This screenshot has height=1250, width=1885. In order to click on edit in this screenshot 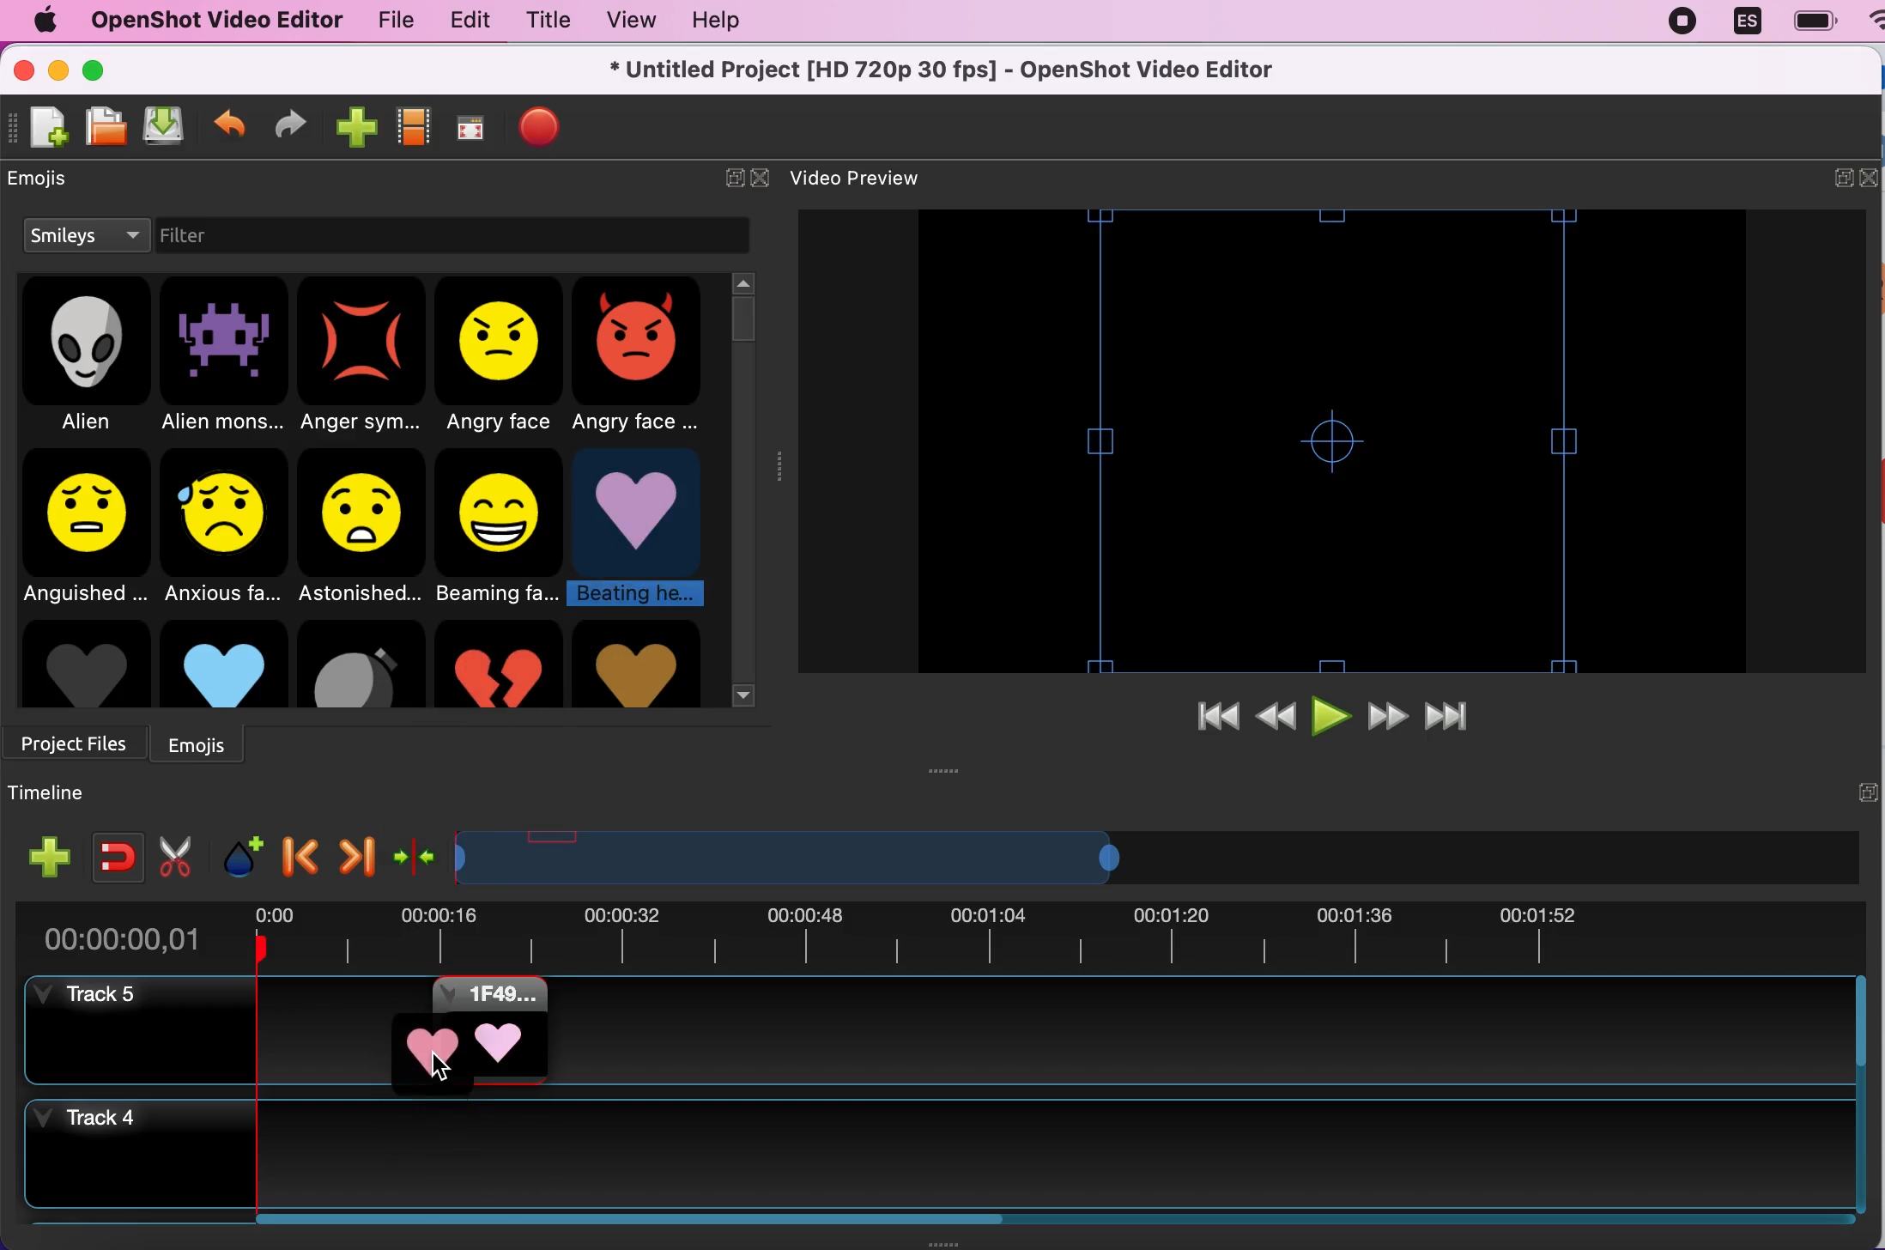, I will do `click(463, 20)`.